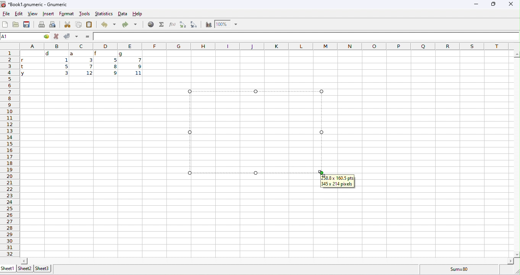 The width and height of the screenshot is (520, 275). I want to click on cell options, so click(45, 37).